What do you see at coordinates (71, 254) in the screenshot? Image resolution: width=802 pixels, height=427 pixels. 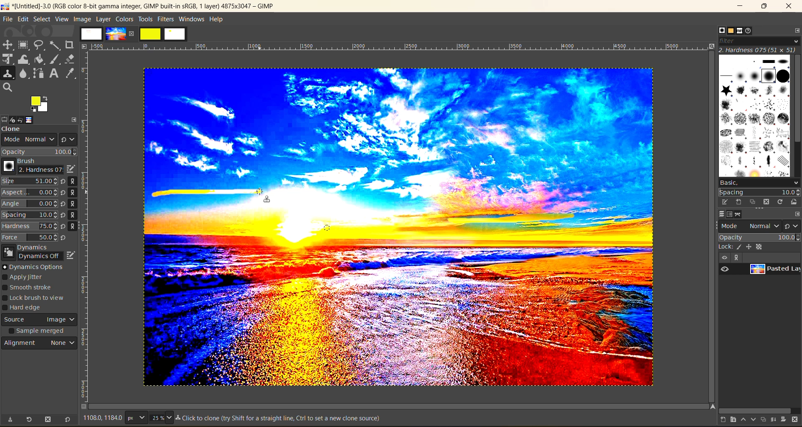 I see `edit` at bounding box center [71, 254].